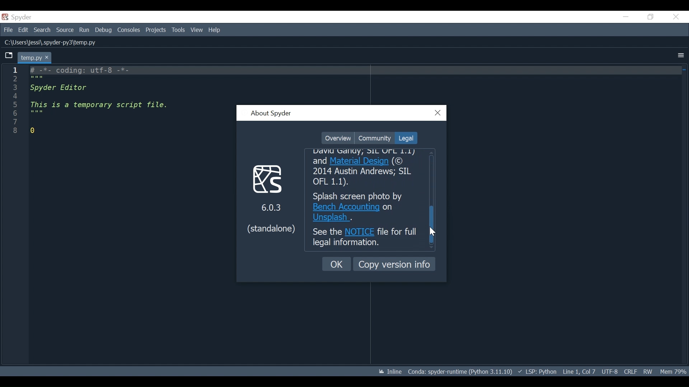  Describe the element at coordinates (61, 43) in the screenshot. I see `C:\Users\jessi\.spyder-py3\temp.py` at that location.